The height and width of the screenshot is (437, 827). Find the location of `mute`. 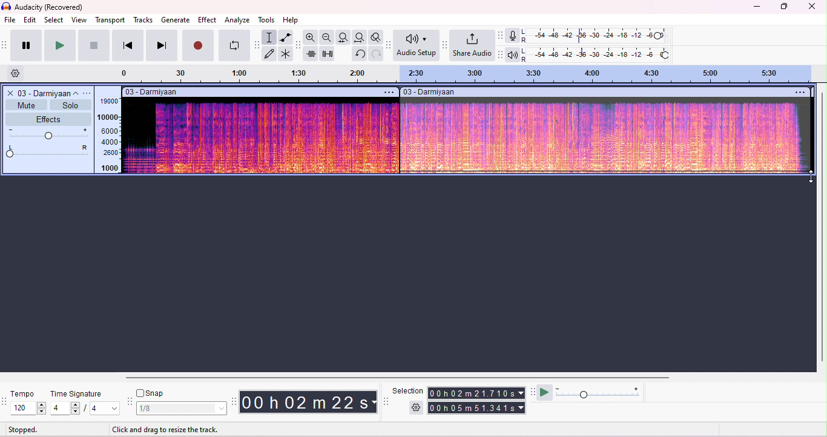

mute is located at coordinates (25, 105).